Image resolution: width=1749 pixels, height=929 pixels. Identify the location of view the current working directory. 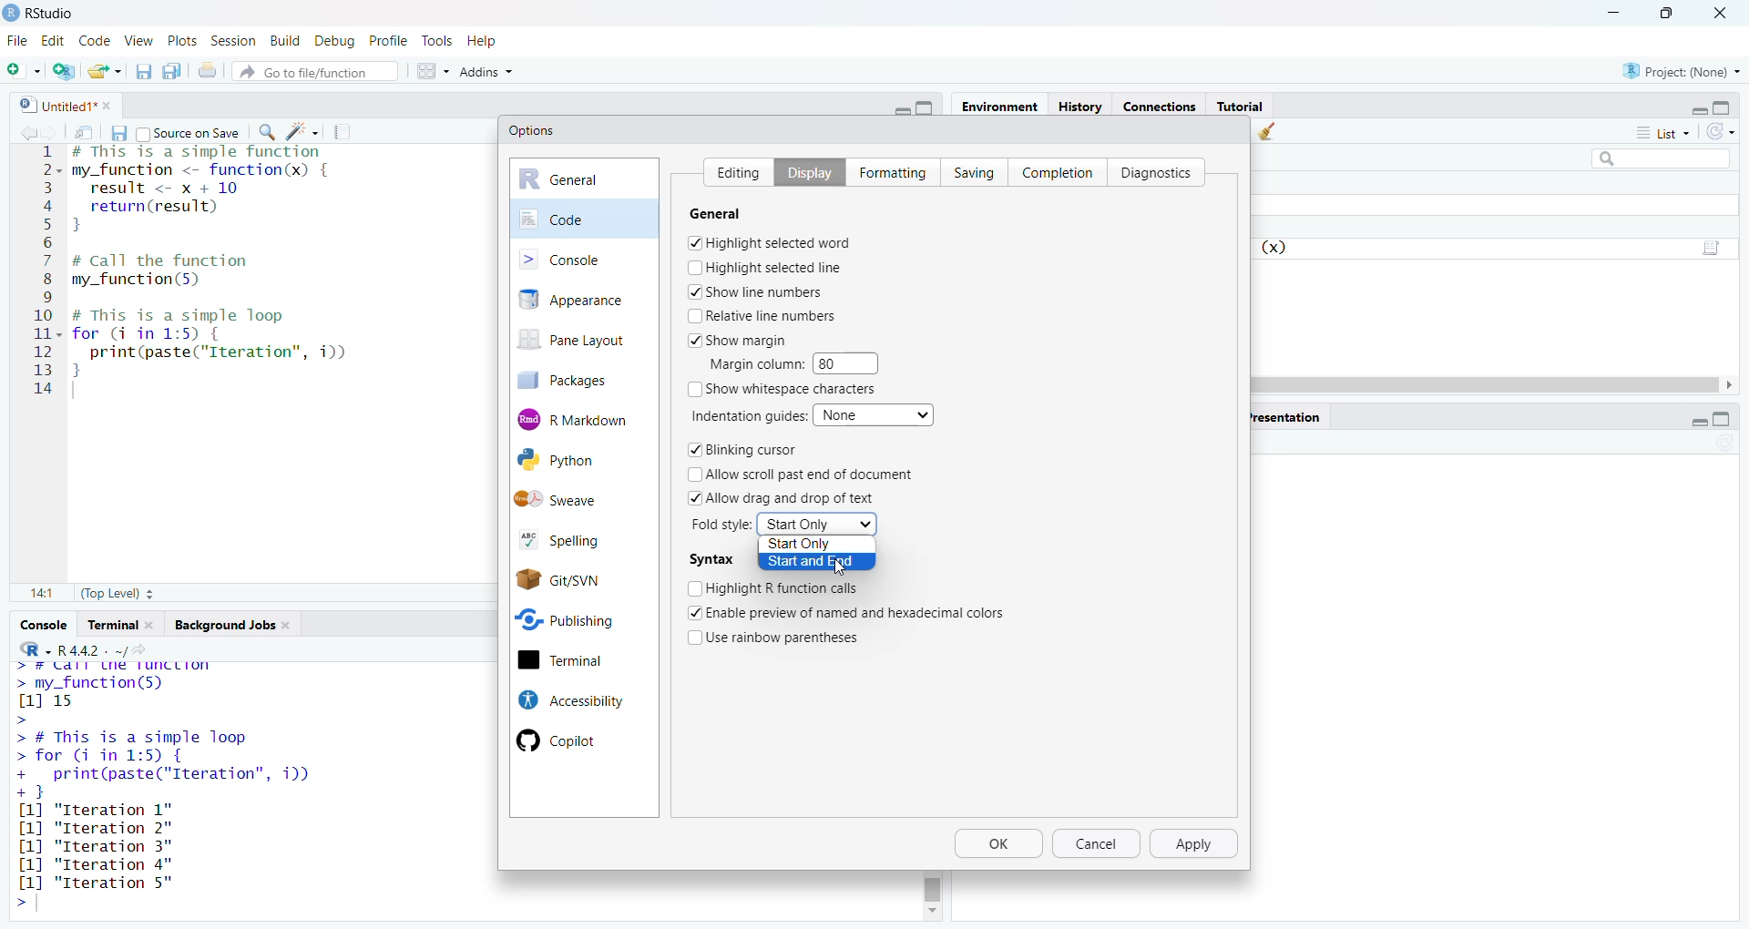
(148, 649).